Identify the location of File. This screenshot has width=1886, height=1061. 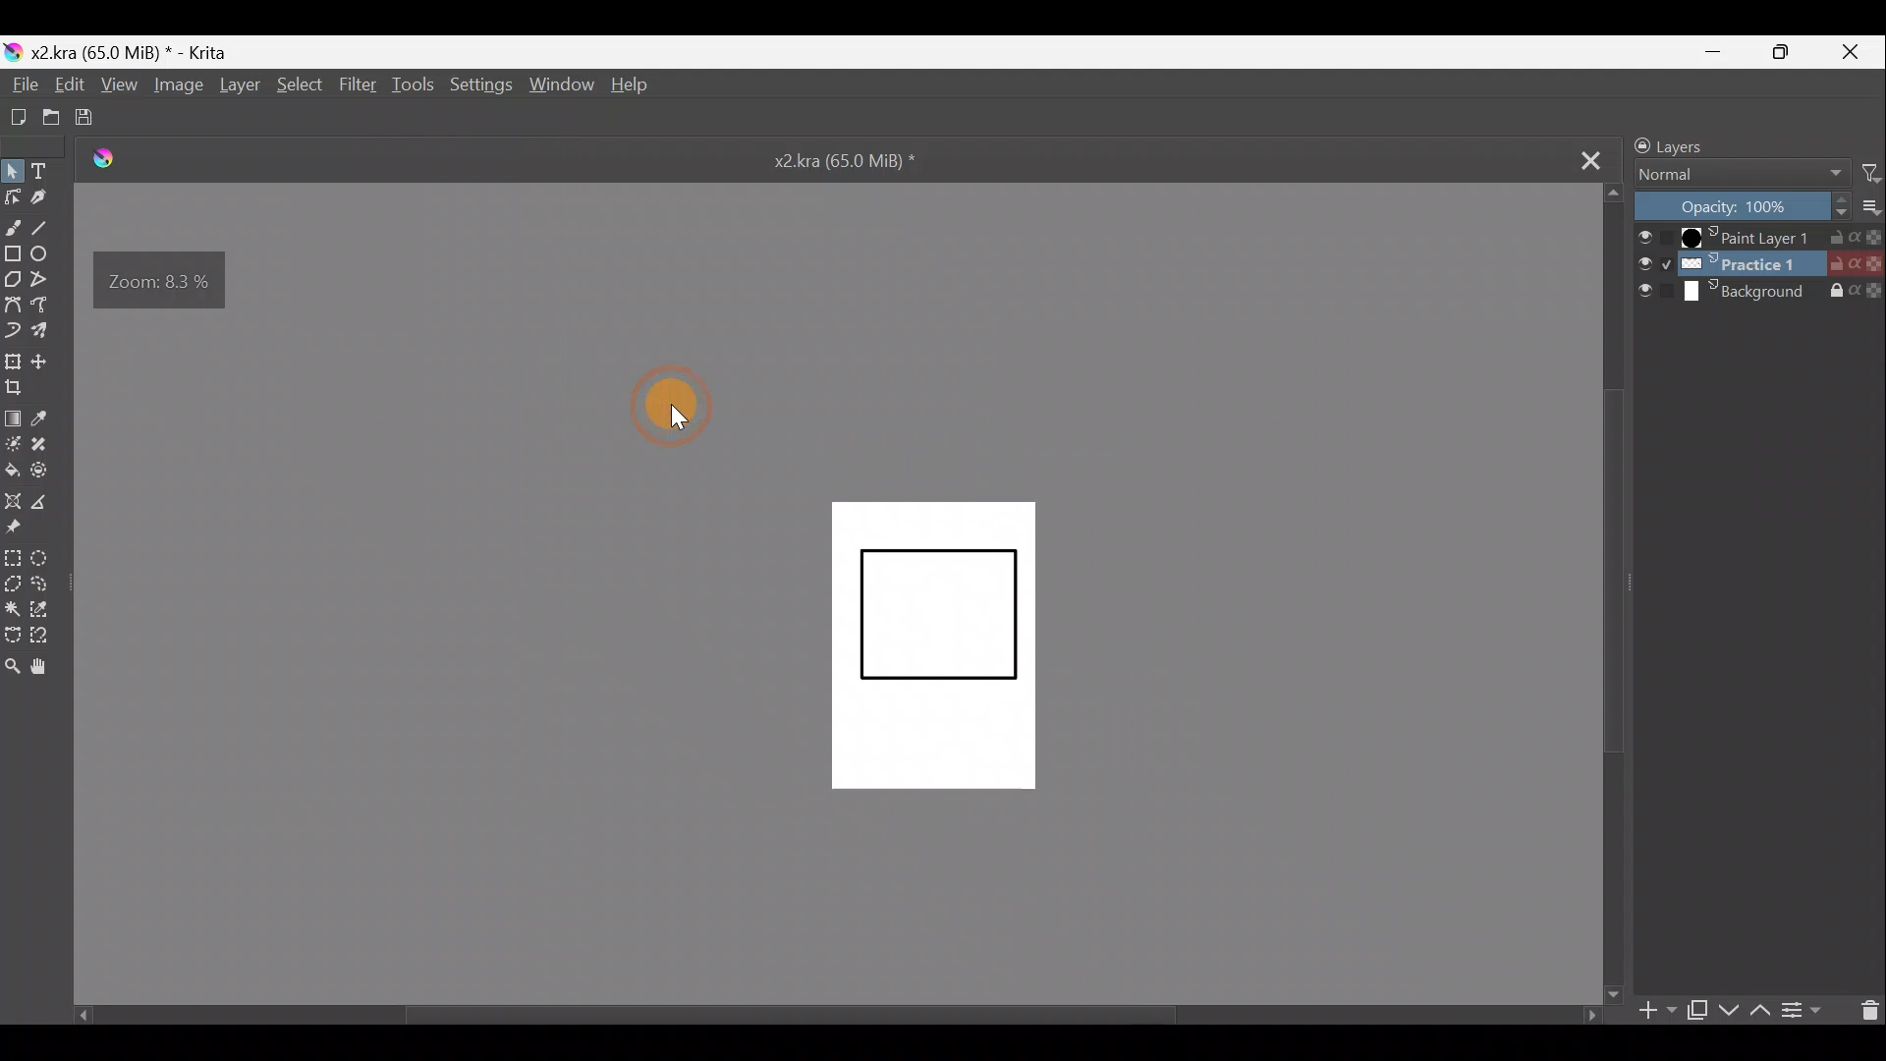
(22, 84).